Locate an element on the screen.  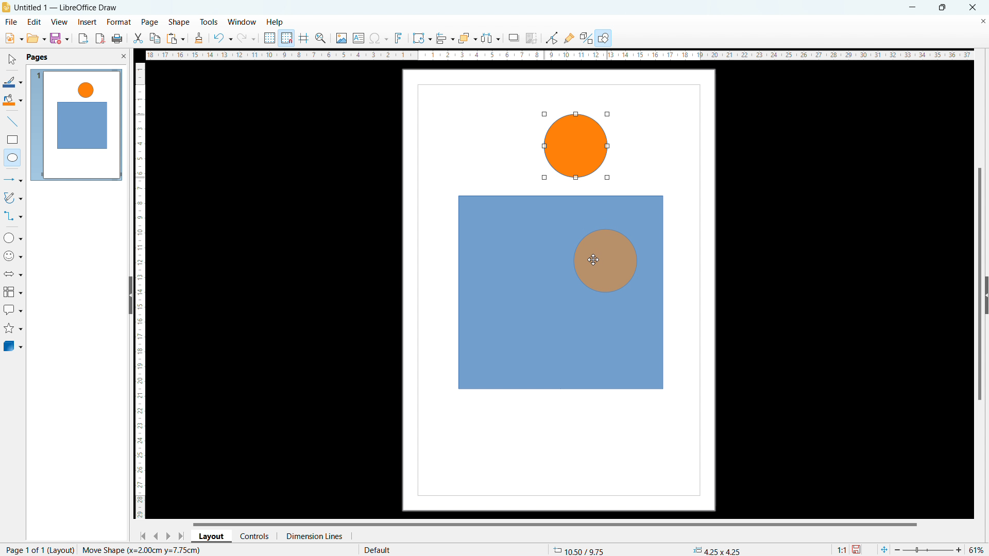
dimension changed is located at coordinates (716, 550).